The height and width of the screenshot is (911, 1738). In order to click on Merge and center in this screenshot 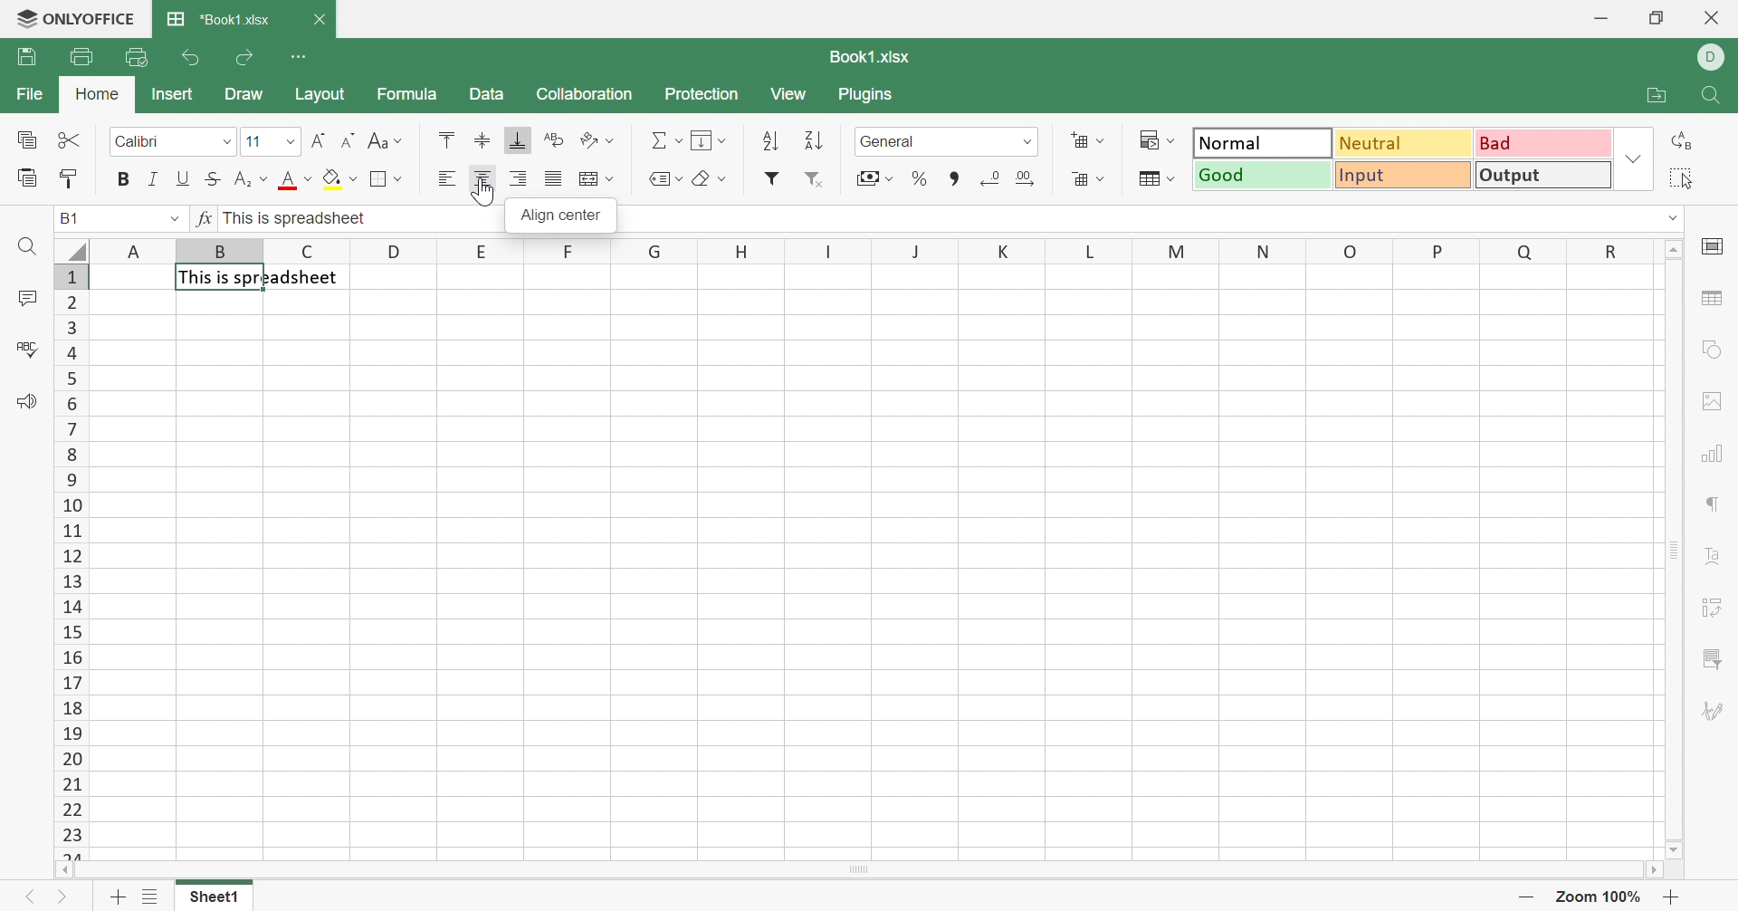, I will do `click(587, 178)`.